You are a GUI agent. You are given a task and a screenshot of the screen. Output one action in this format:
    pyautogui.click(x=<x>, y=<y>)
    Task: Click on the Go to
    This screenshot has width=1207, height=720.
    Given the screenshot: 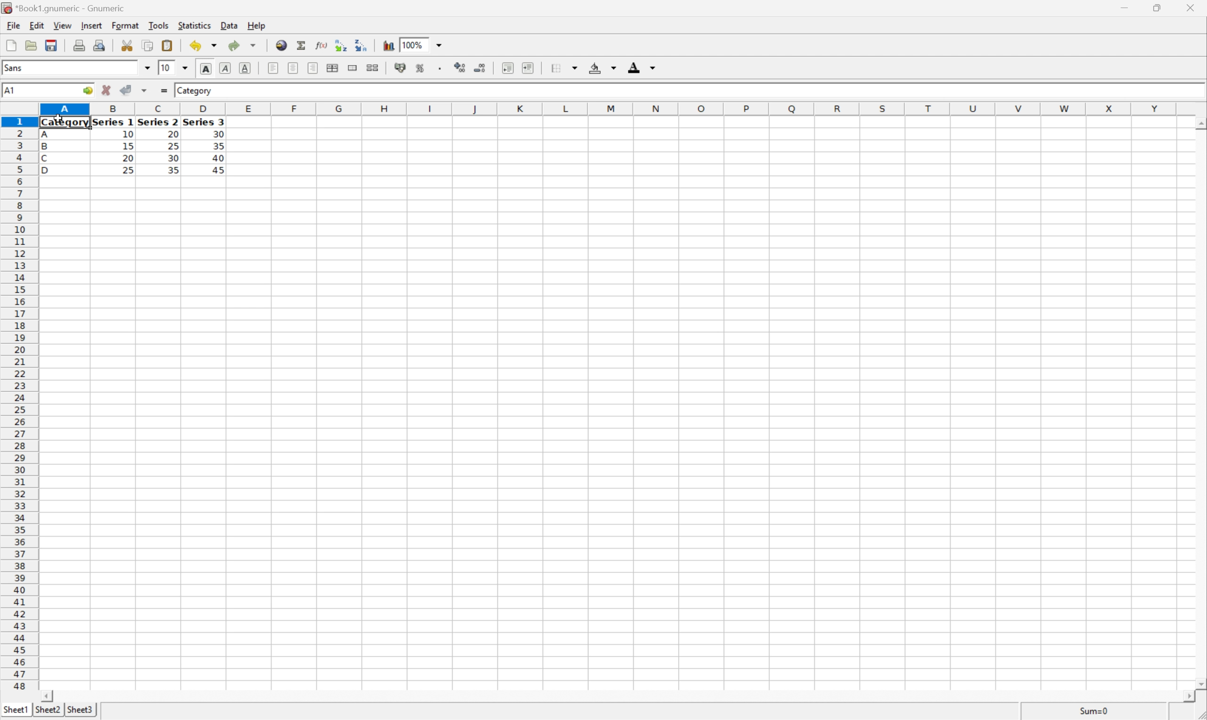 What is the action you would take?
    pyautogui.click(x=86, y=90)
    